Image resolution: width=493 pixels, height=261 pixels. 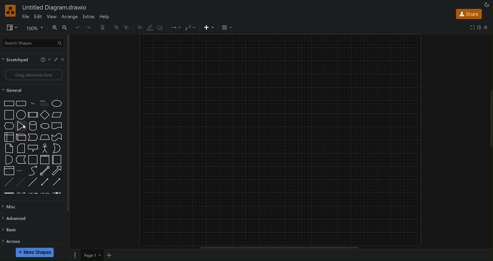 What do you see at coordinates (33, 75) in the screenshot?
I see `Drag elements here` at bounding box center [33, 75].